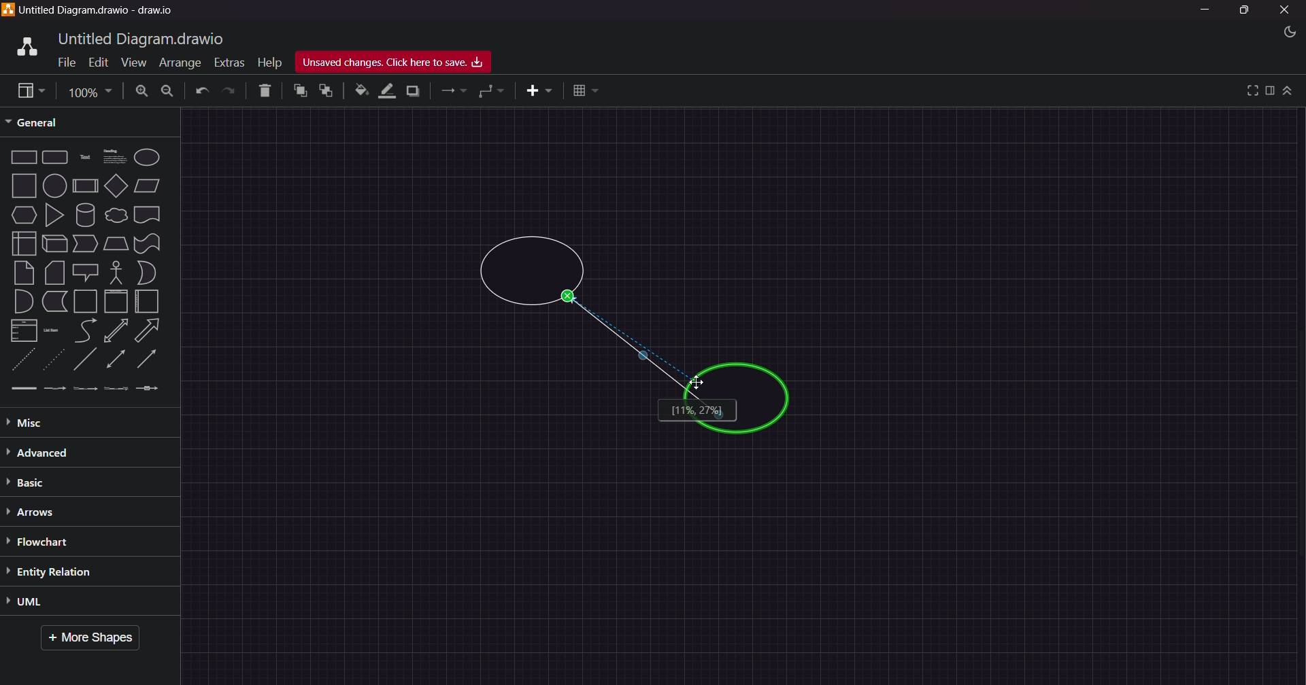  Describe the element at coordinates (416, 90) in the screenshot. I see `shadow` at that location.